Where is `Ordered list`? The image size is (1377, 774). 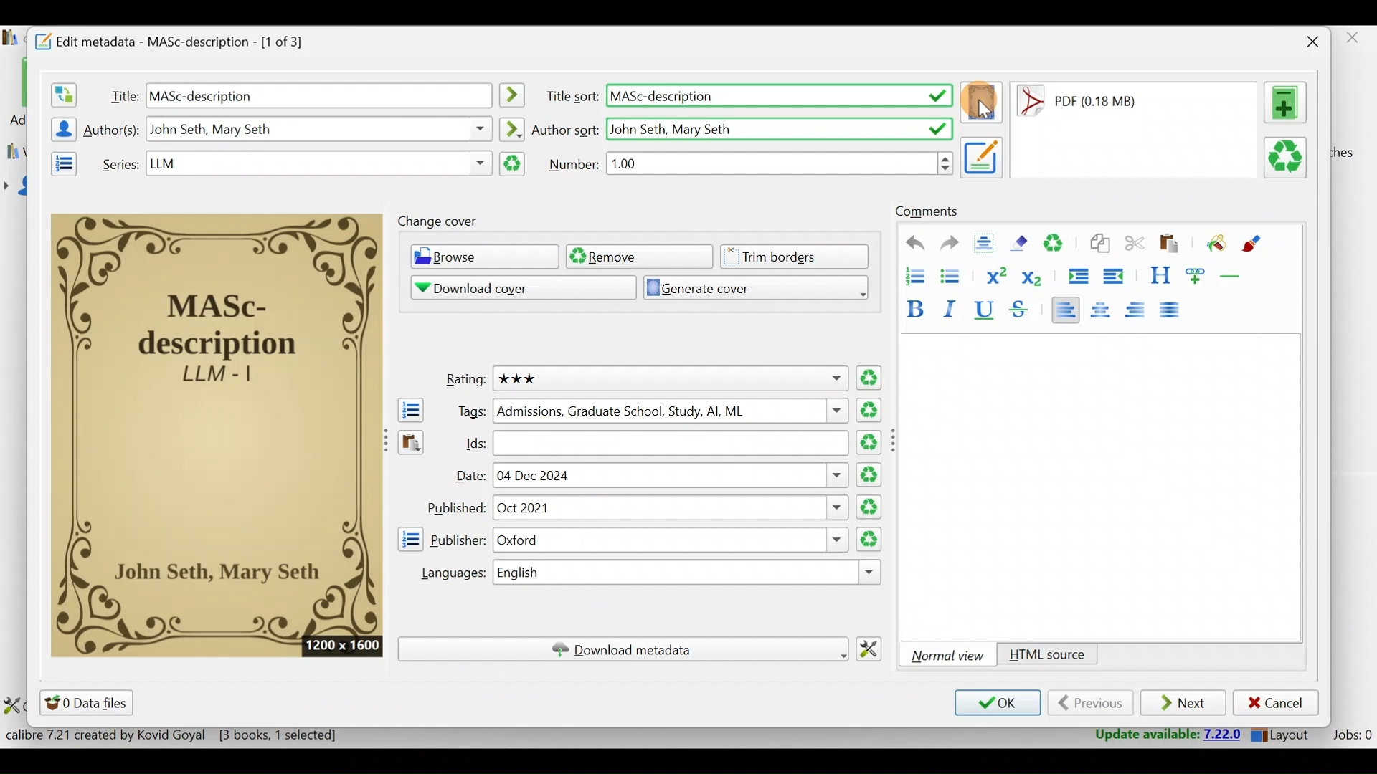
Ordered list is located at coordinates (910, 274).